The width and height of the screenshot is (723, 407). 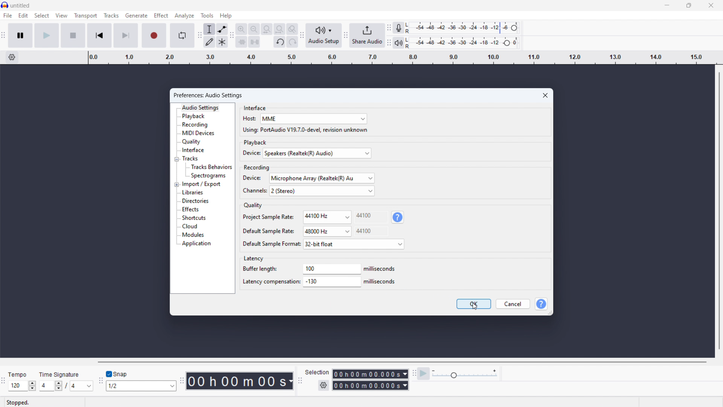 What do you see at coordinates (323, 385) in the screenshot?
I see `selection settings` at bounding box center [323, 385].